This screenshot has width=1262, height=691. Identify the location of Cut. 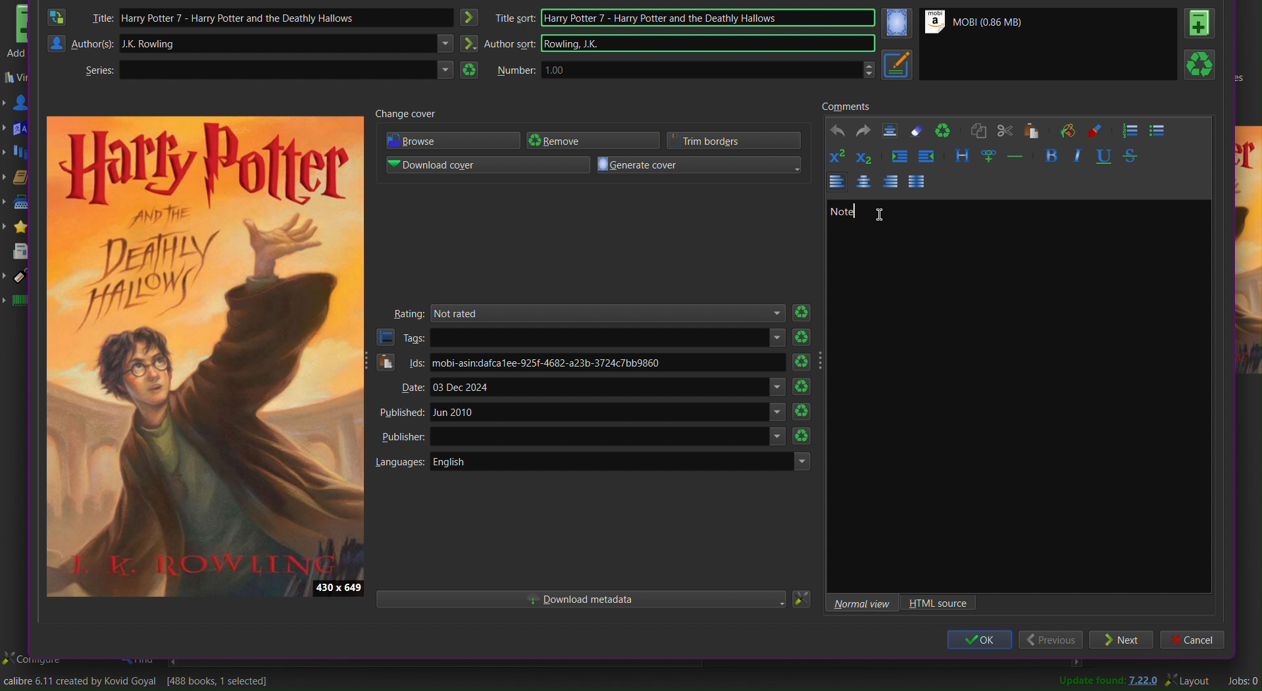
(1007, 130).